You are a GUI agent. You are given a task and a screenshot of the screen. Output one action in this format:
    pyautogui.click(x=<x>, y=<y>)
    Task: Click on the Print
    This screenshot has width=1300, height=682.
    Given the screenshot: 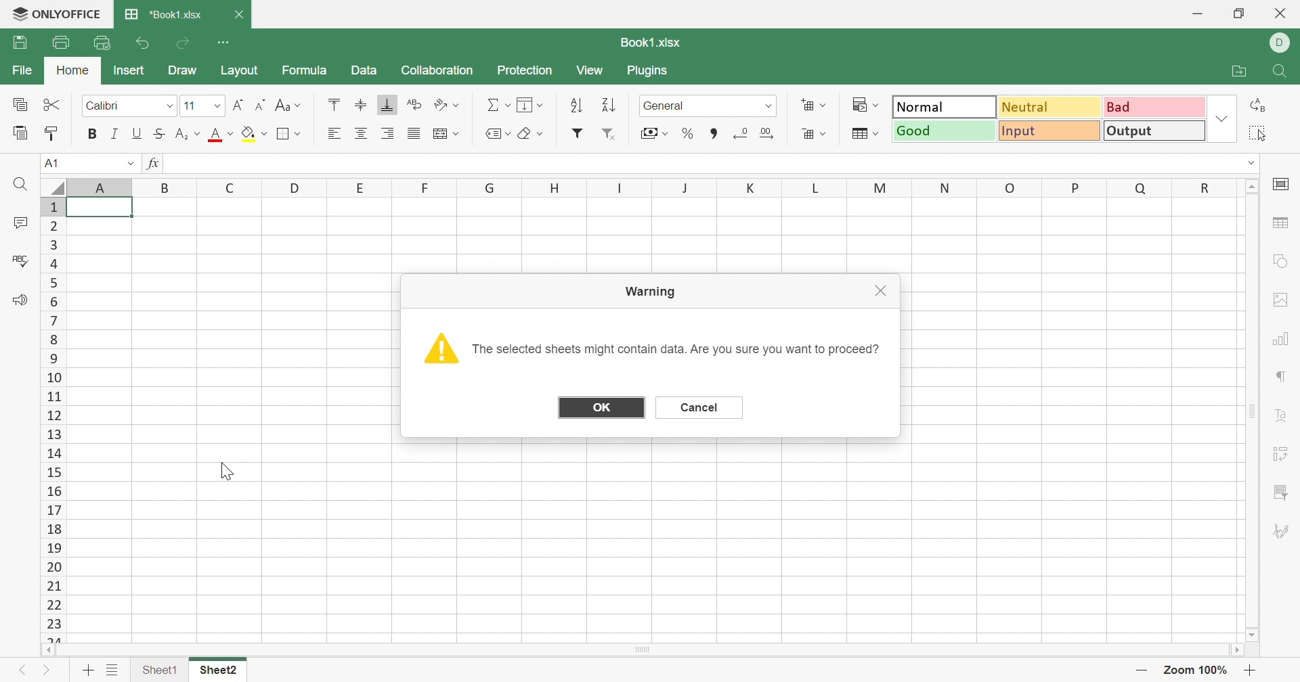 What is the action you would take?
    pyautogui.click(x=60, y=40)
    